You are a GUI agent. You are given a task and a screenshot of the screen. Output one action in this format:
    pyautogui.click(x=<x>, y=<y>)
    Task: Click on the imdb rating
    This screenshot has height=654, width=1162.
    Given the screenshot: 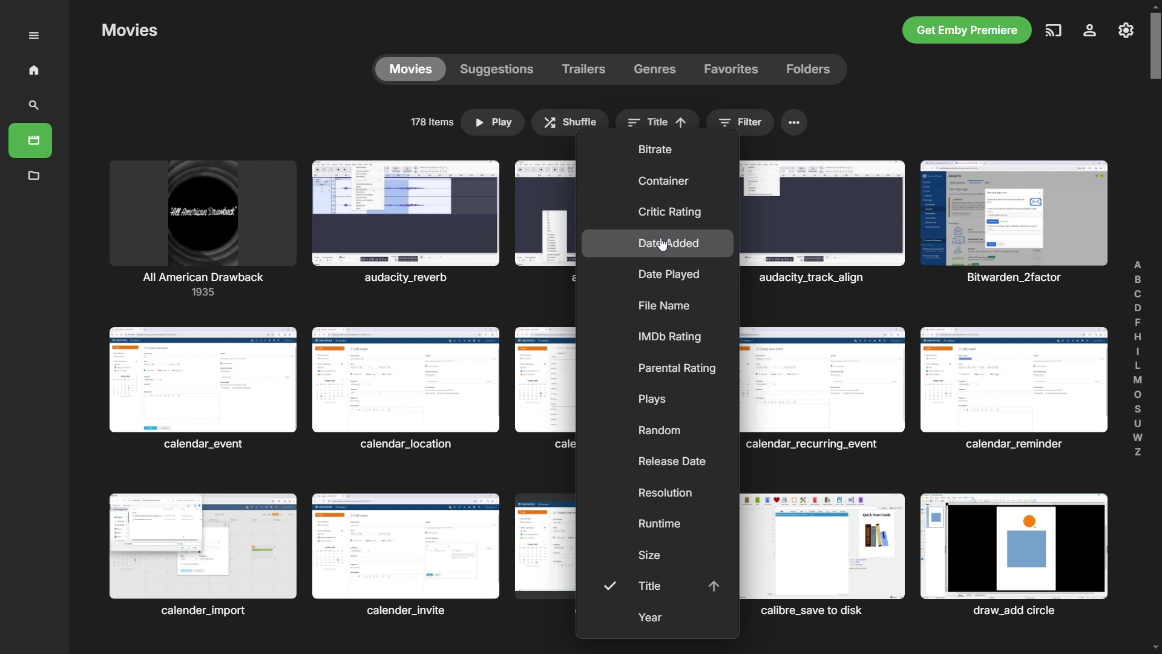 What is the action you would take?
    pyautogui.click(x=656, y=335)
    